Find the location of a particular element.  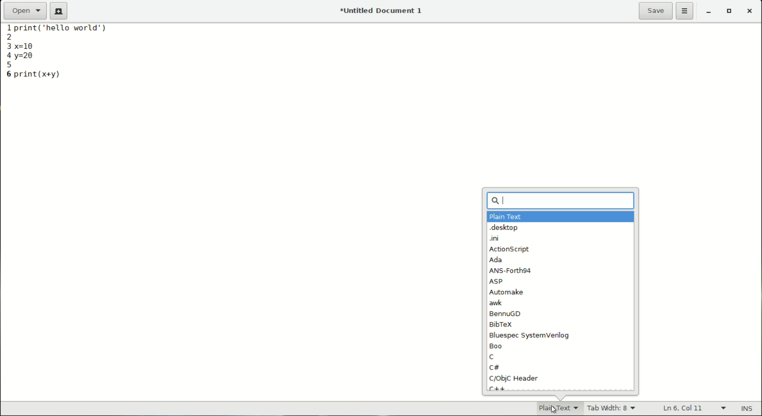

actionscript is located at coordinates (509, 250).